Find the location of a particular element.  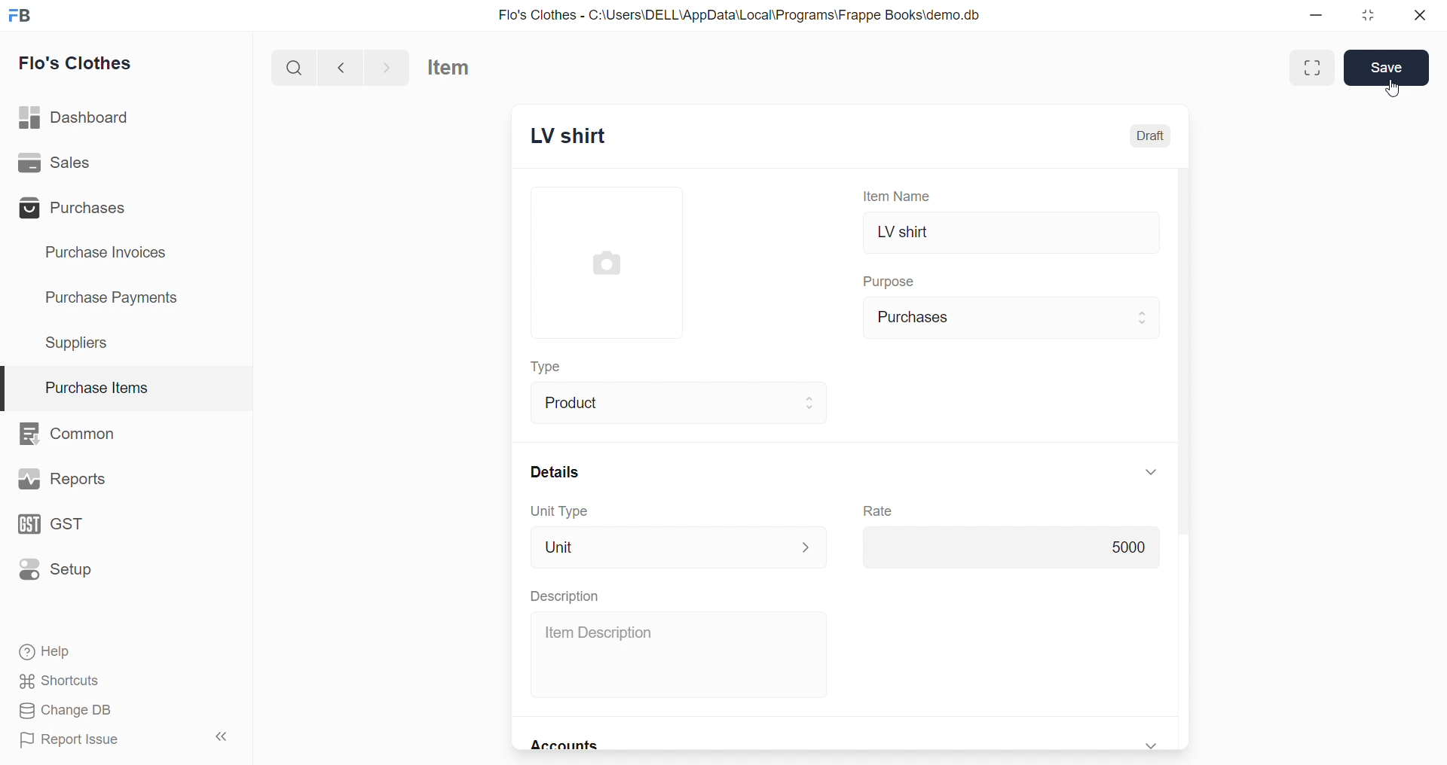

Save is located at coordinates (1387, 68).